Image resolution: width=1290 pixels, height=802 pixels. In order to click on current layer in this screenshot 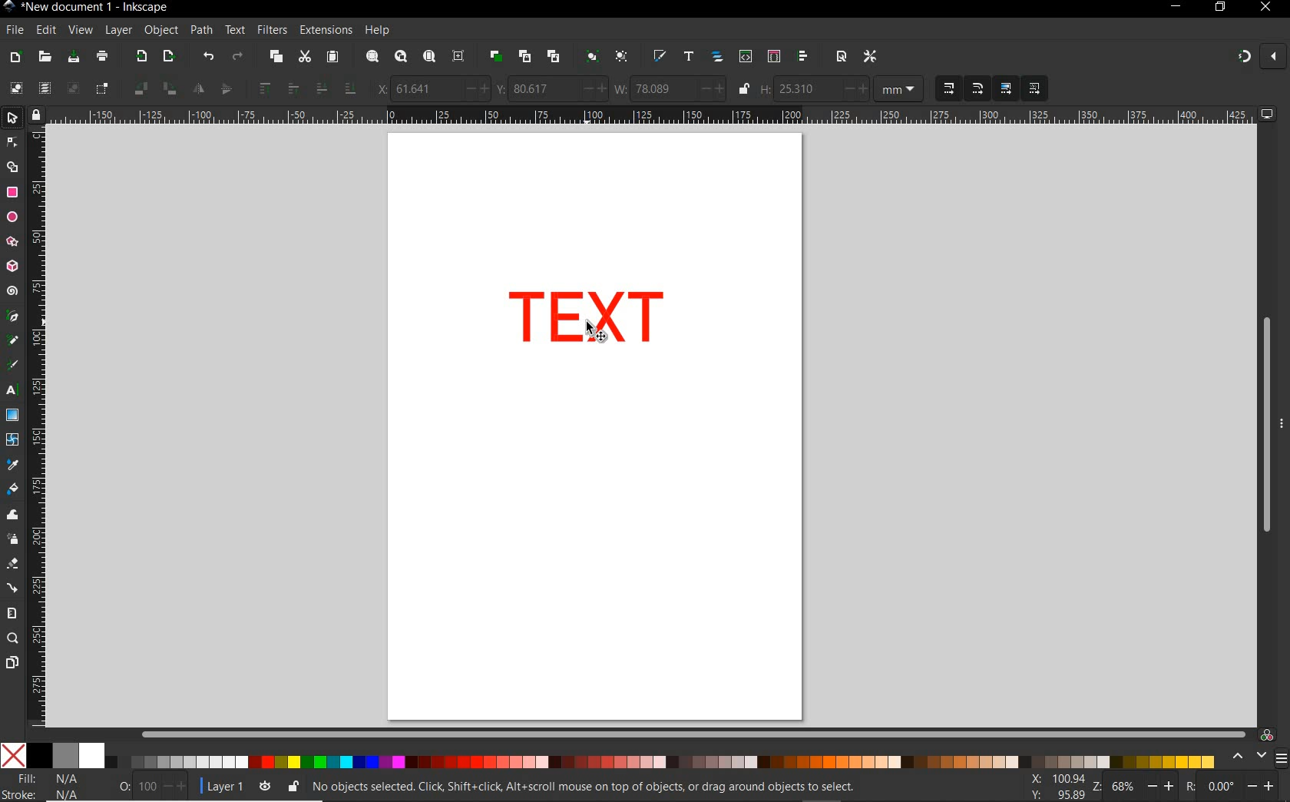, I will do `click(218, 784)`.